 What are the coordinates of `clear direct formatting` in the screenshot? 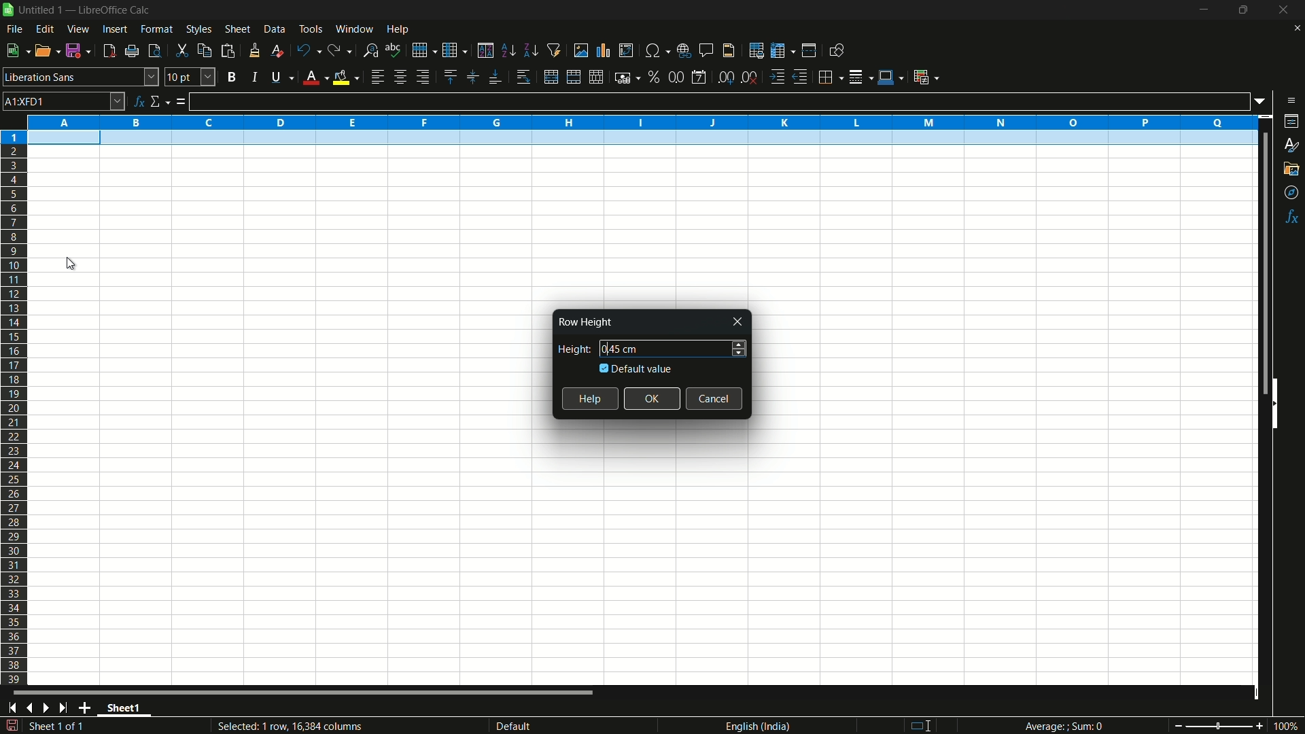 It's located at (275, 50).